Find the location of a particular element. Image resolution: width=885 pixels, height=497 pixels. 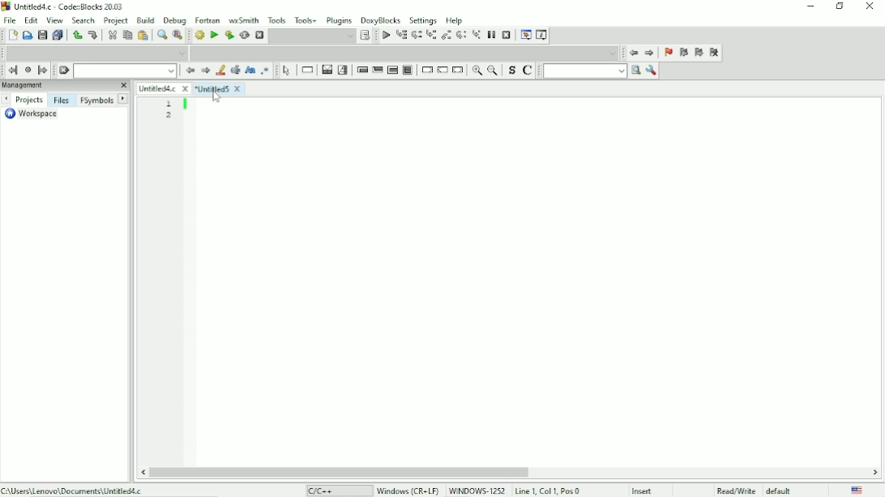

Use regex is located at coordinates (265, 72).